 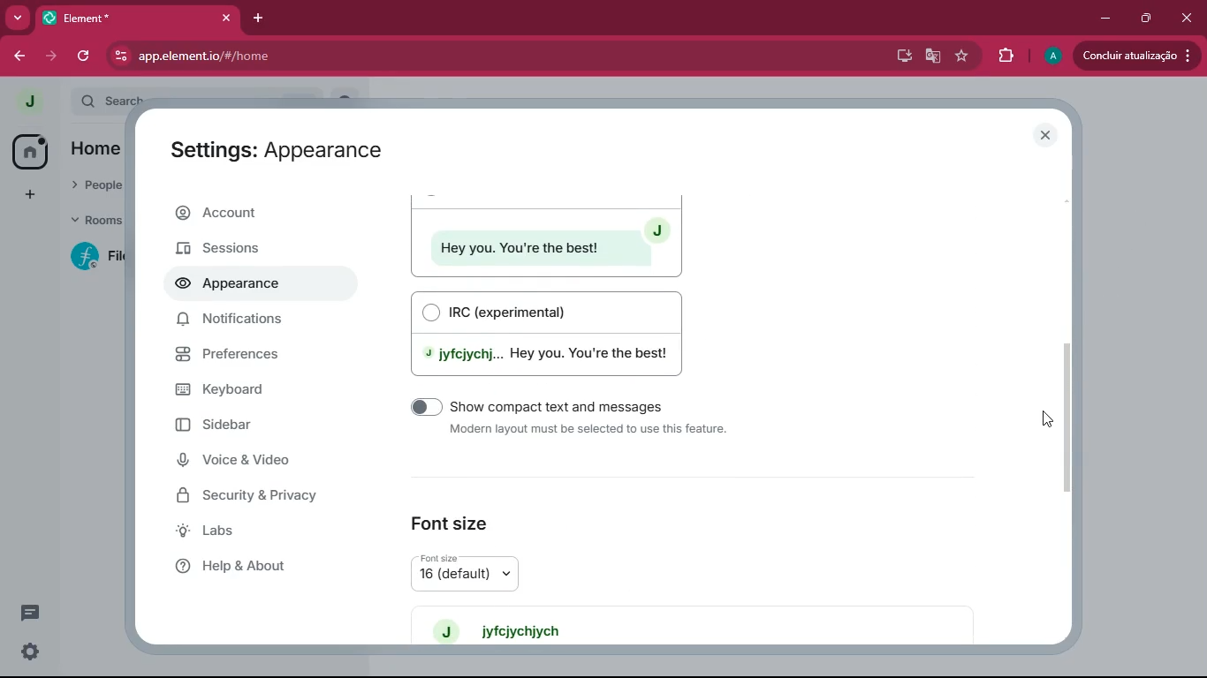 I want to click on minimize, so click(x=1102, y=19).